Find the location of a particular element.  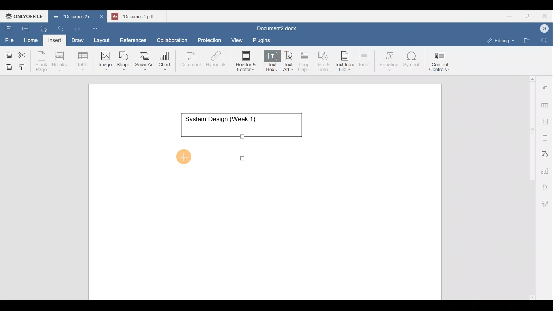

Chart settings is located at coordinates (546, 168).